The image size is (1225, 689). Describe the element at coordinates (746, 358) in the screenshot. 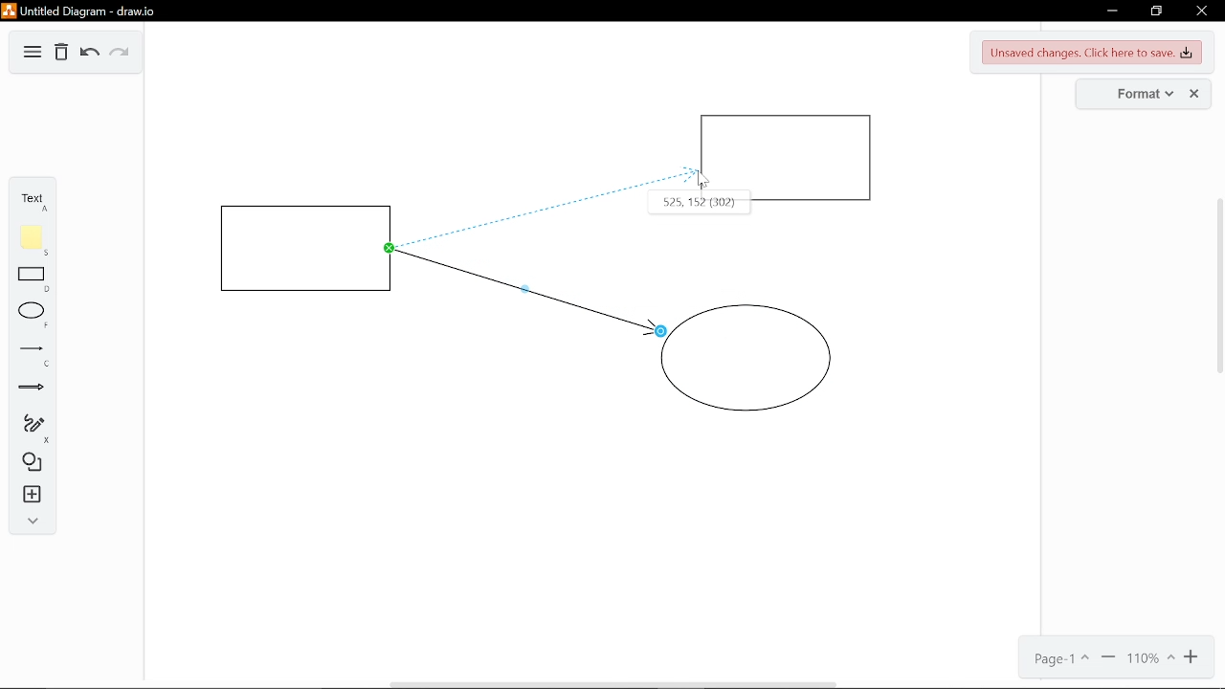

I see `circle` at that location.